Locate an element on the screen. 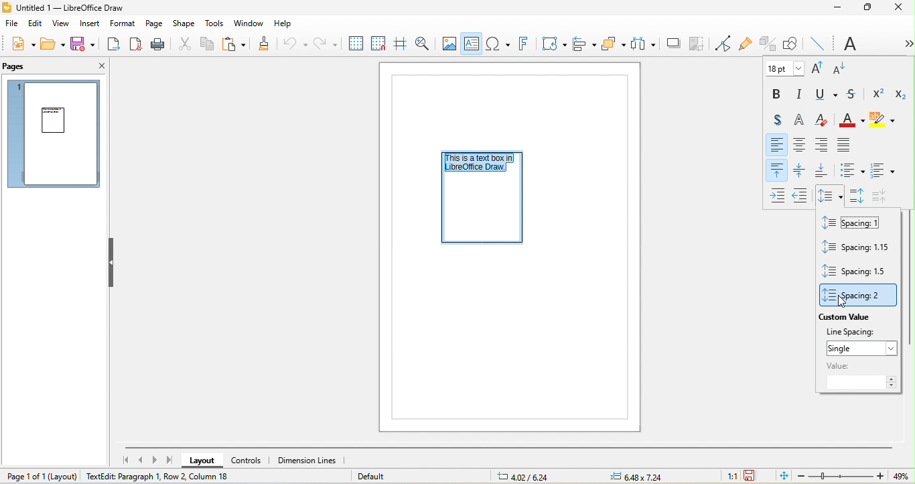 This screenshot has width=915, height=484. insert is located at coordinates (92, 25).